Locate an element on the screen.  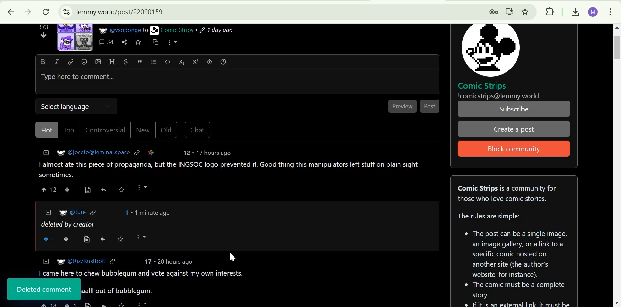
Comic Strips is located at coordinates (482, 86).